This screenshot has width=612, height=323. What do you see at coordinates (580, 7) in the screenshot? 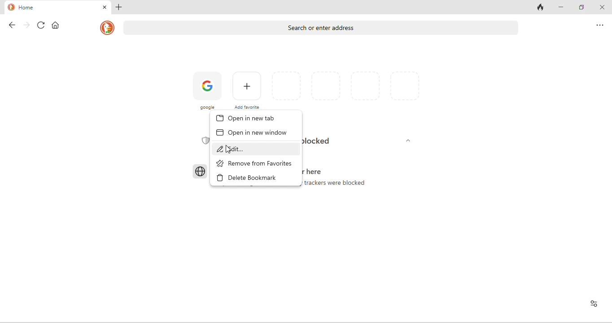
I see `maximize` at bounding box center [580, 7].